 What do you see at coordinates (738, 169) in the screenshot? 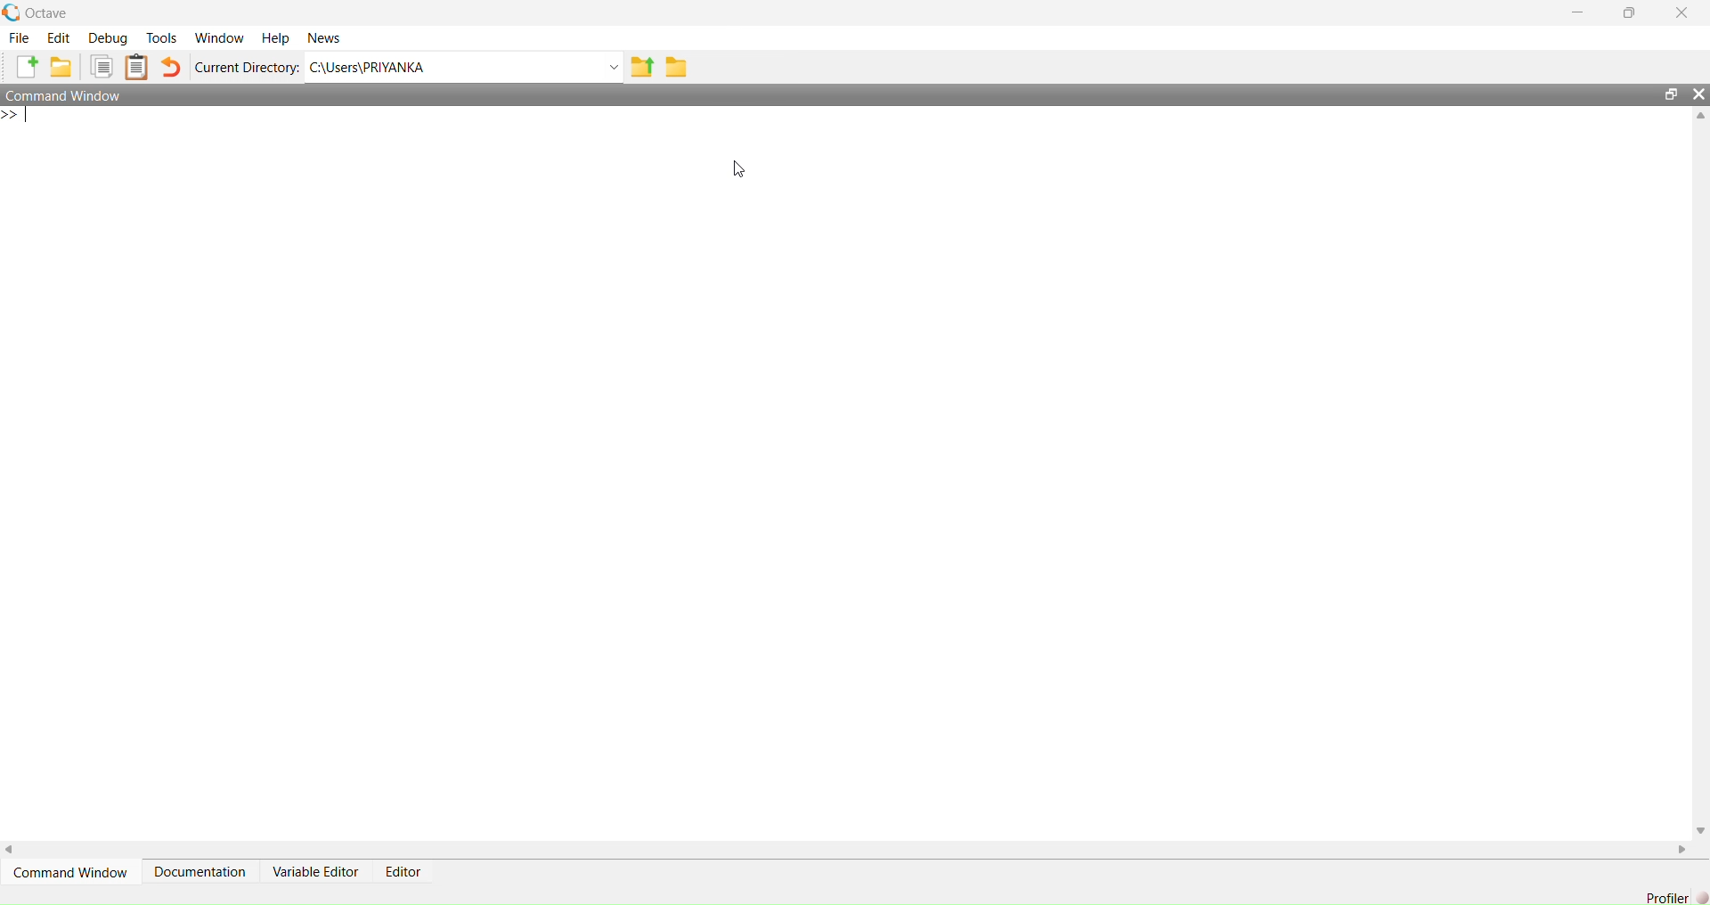
I see `cursor` at bounding box center [738, 169].